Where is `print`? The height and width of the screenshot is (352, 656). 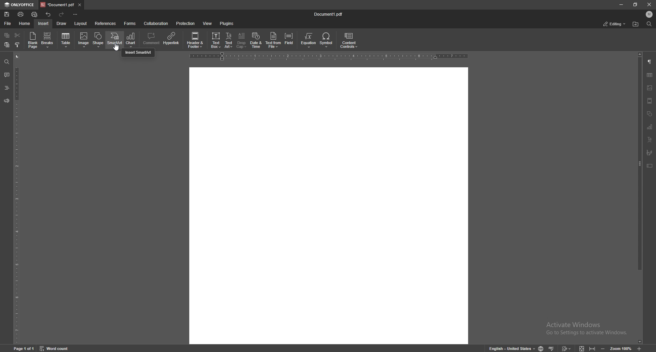 print is located at coordinates (21, 14).